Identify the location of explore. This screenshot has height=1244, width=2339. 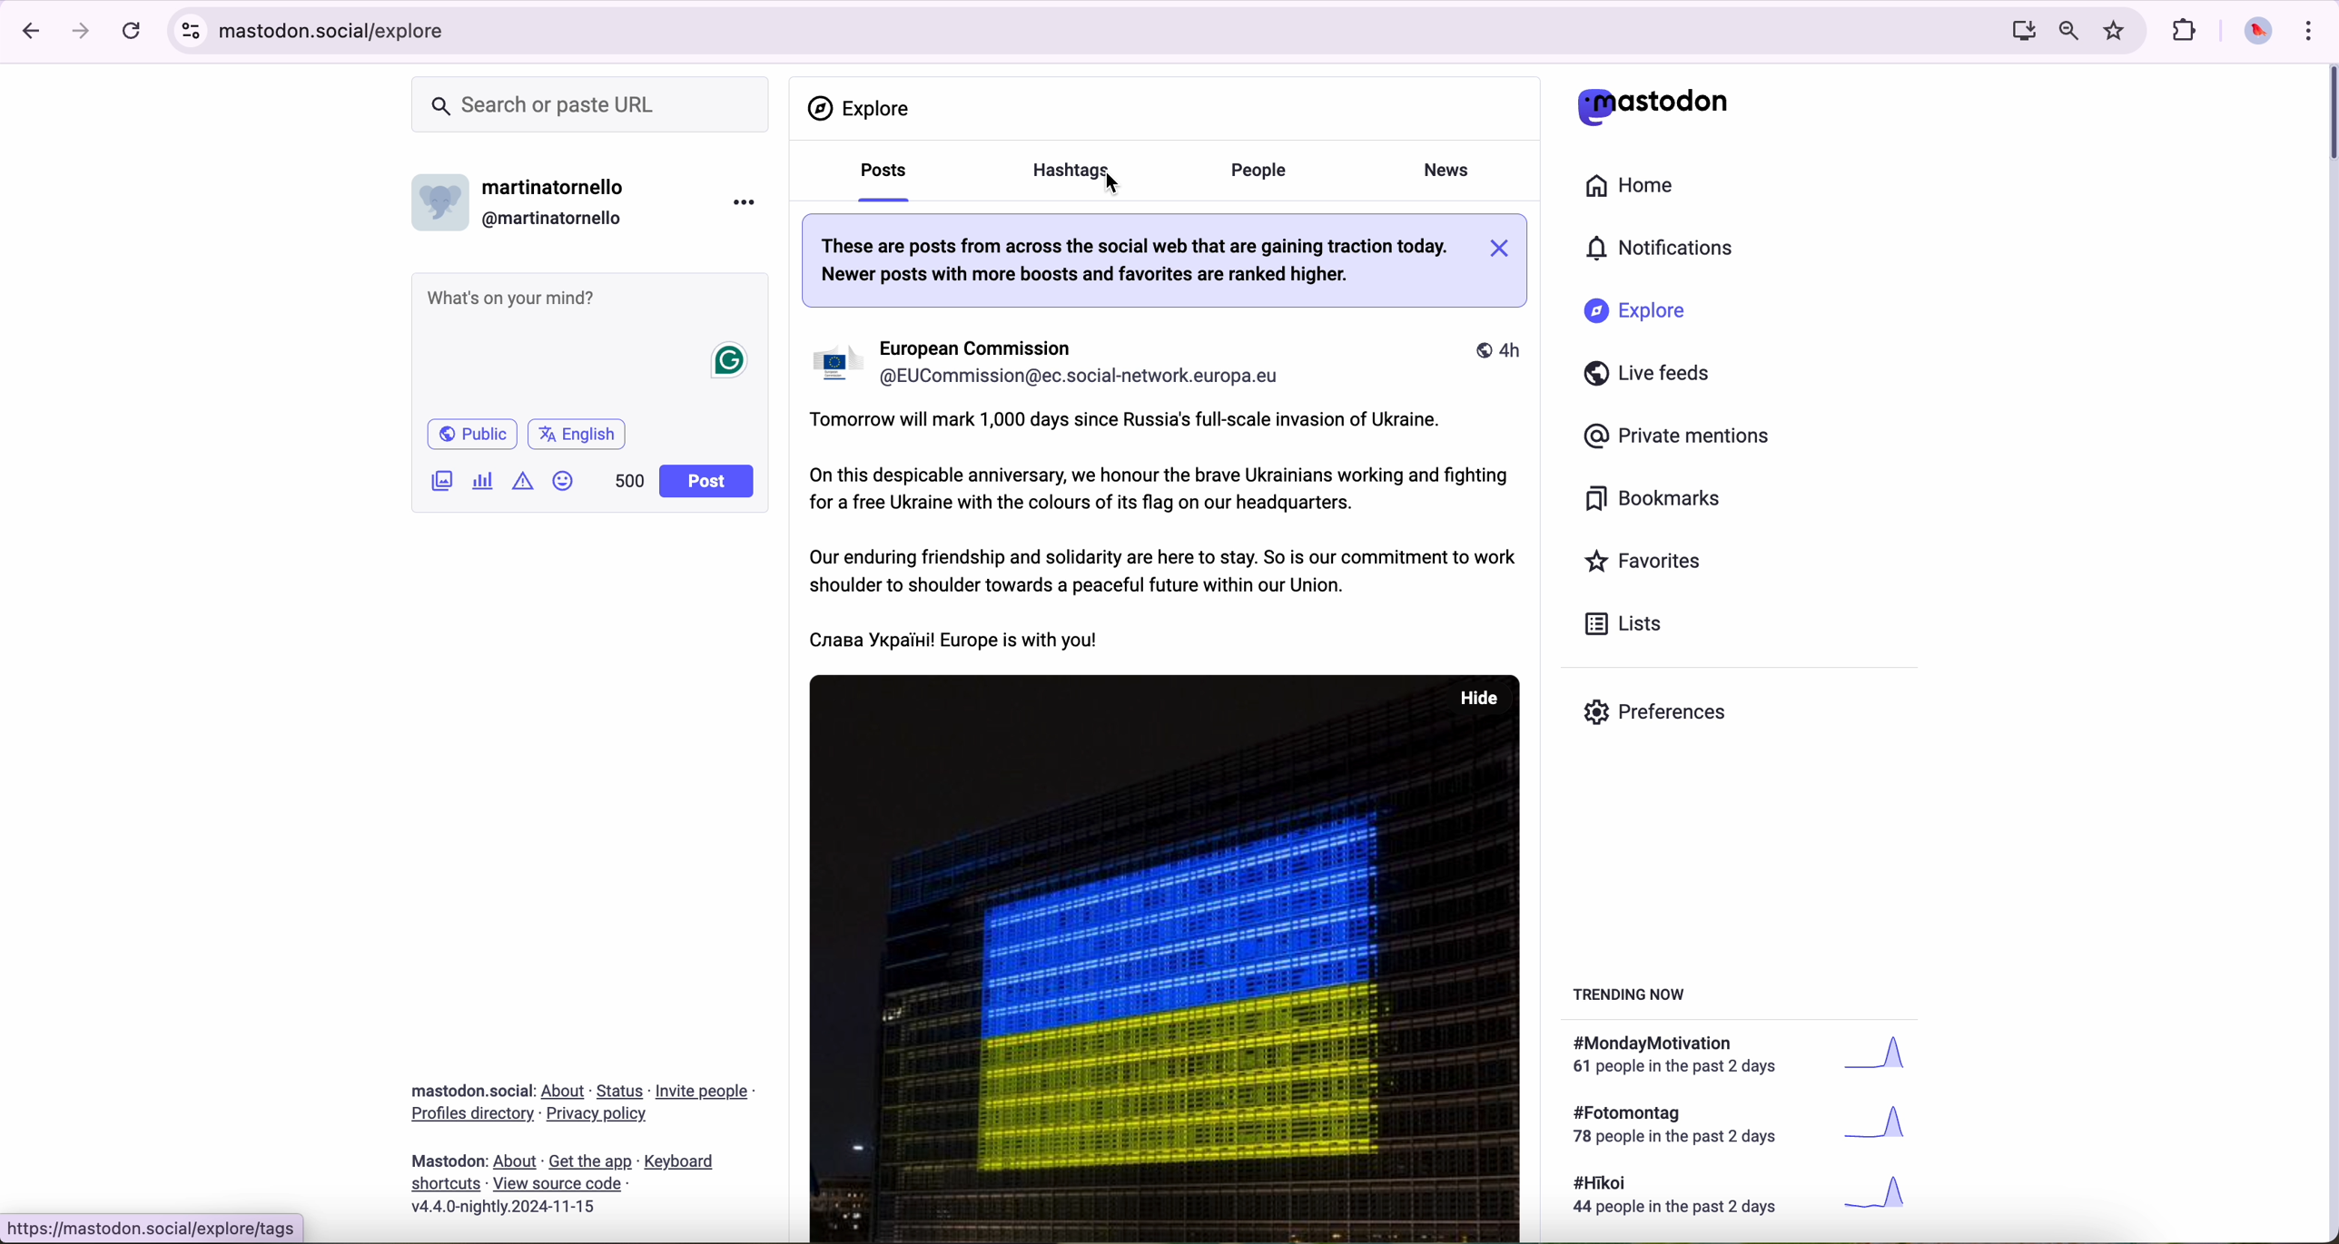
(1639, 312).